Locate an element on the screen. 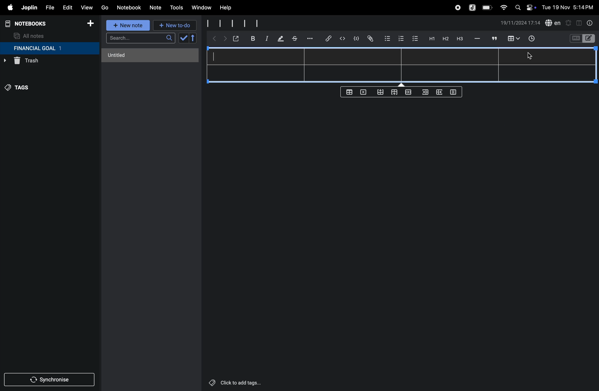 Image resolution: width=599 pixels, height=391 pixels. new to-do is located at coordinates (175, 26).